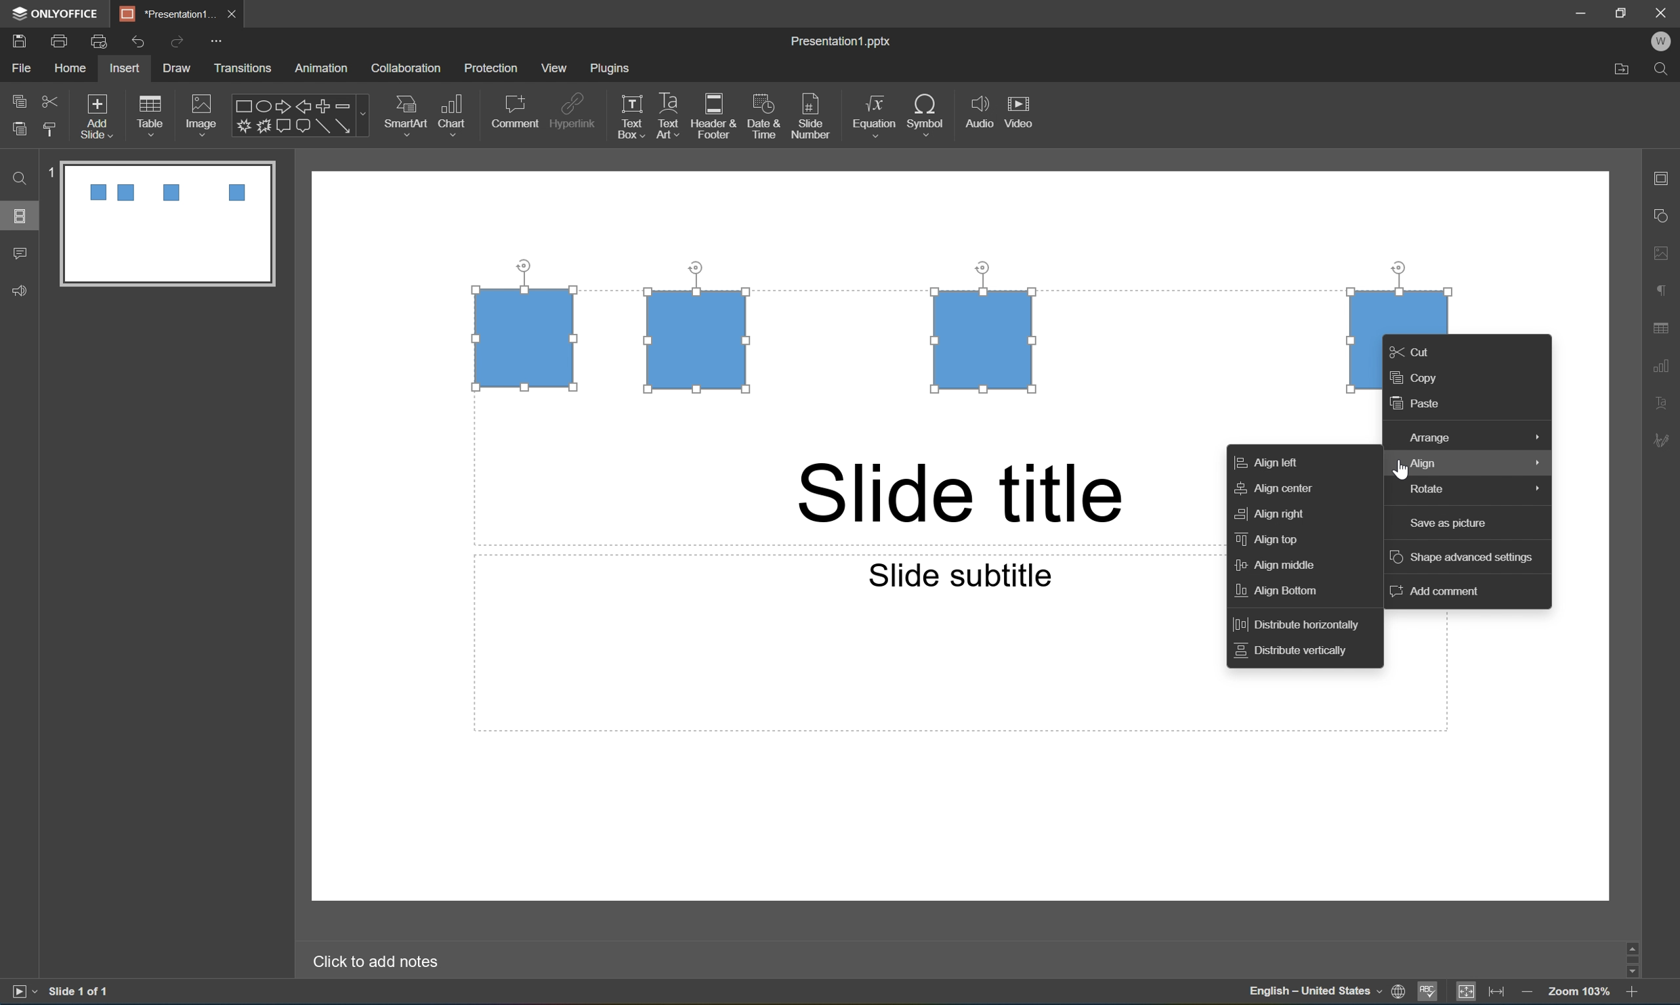 The height and width of the screenshot is (1005, 1680). I want to click on header & footer, so click(716, 118).